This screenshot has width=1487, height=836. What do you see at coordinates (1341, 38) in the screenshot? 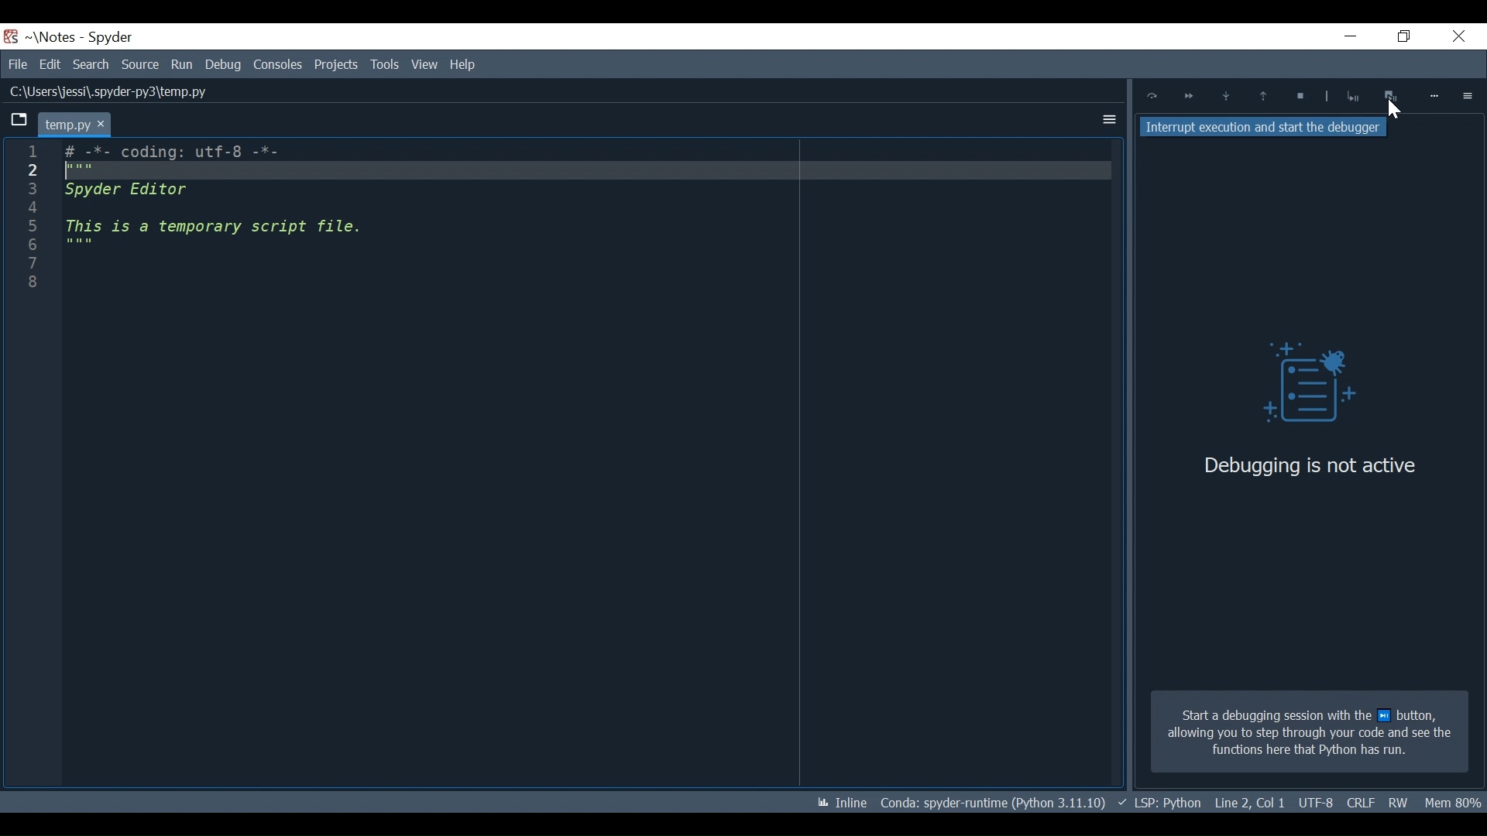
I see `Minimize` at bounding box center [1341, 38].